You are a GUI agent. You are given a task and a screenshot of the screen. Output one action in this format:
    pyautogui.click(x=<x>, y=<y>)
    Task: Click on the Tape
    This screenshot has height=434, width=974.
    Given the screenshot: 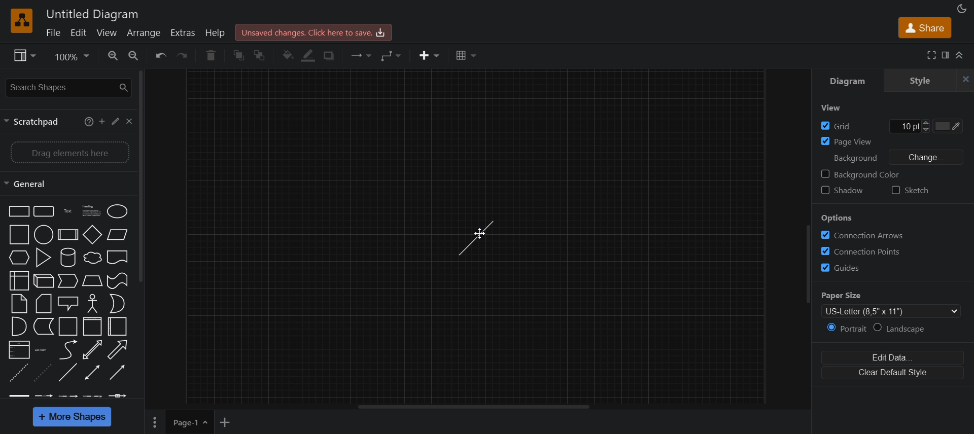 What is the action you would take?
    pyautogui.click(x=117, y=280)
    